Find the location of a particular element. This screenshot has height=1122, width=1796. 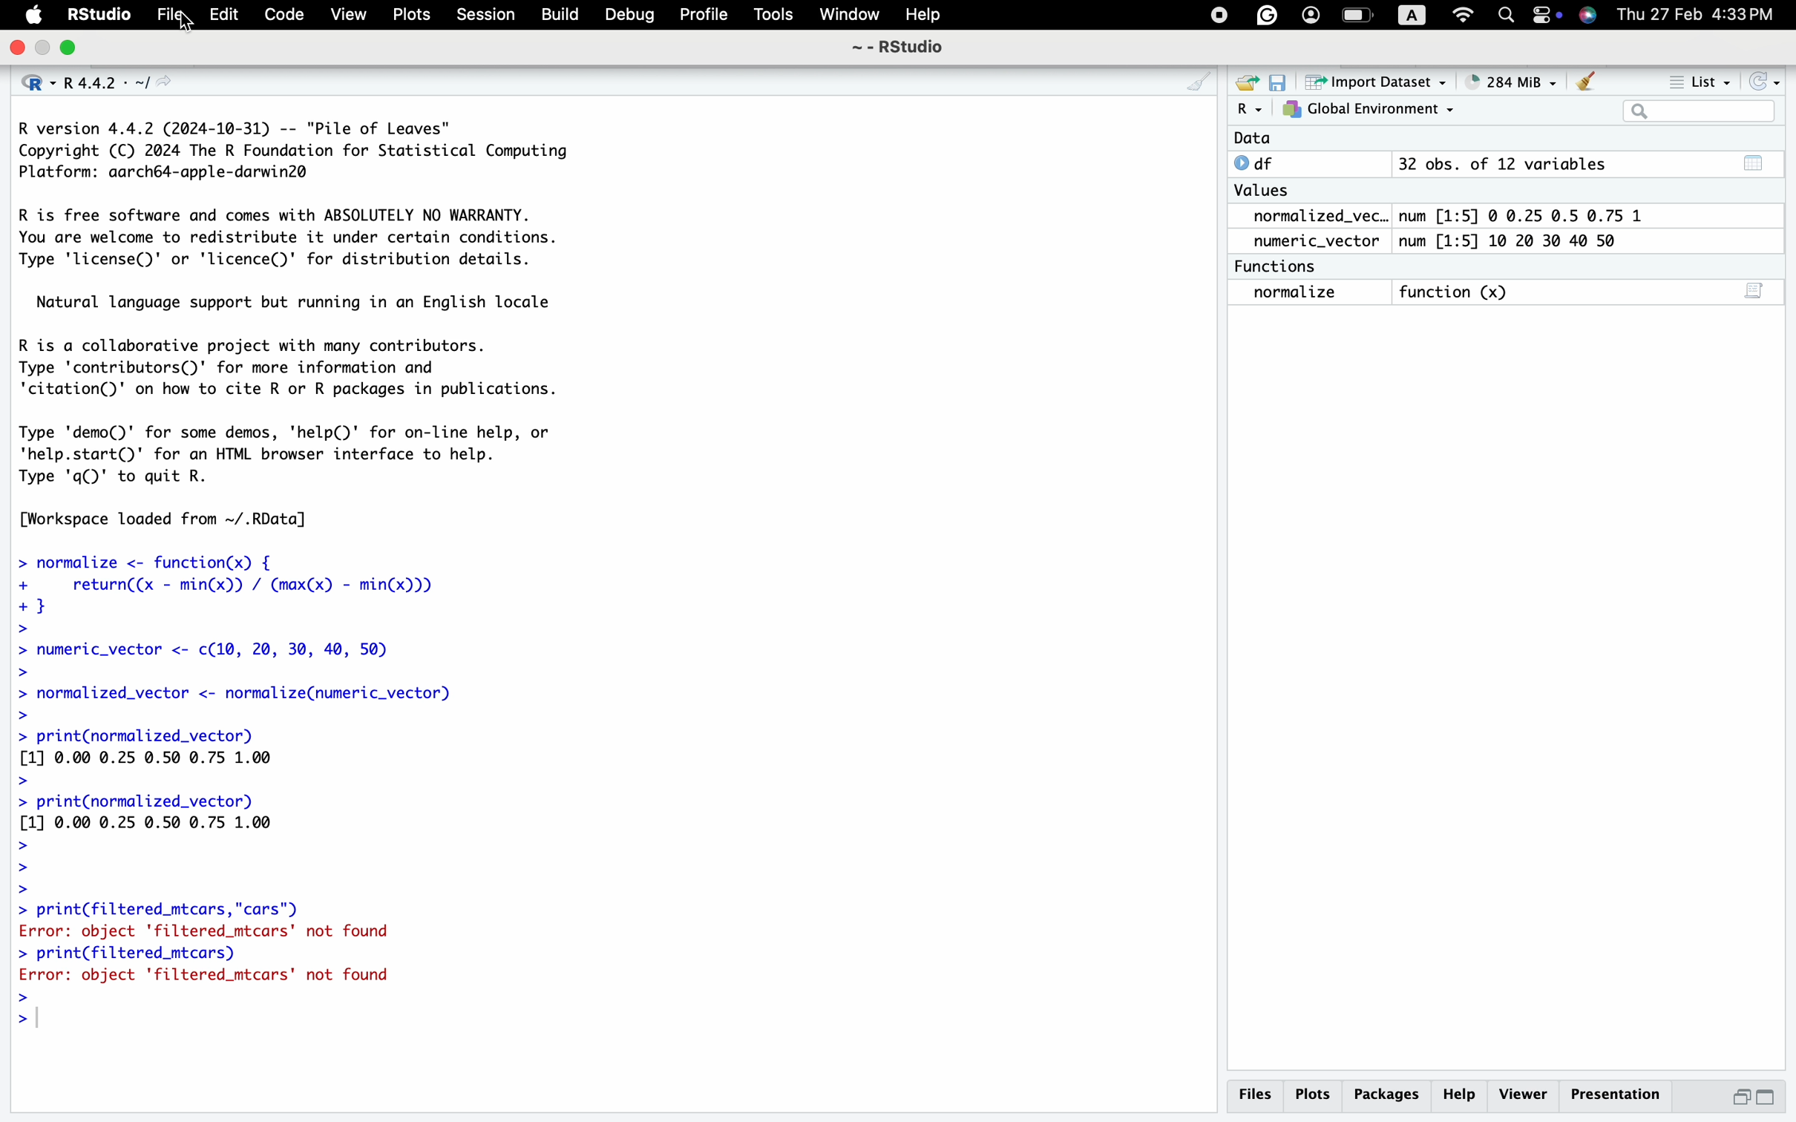

help is located at coordinates (1463, 1093).